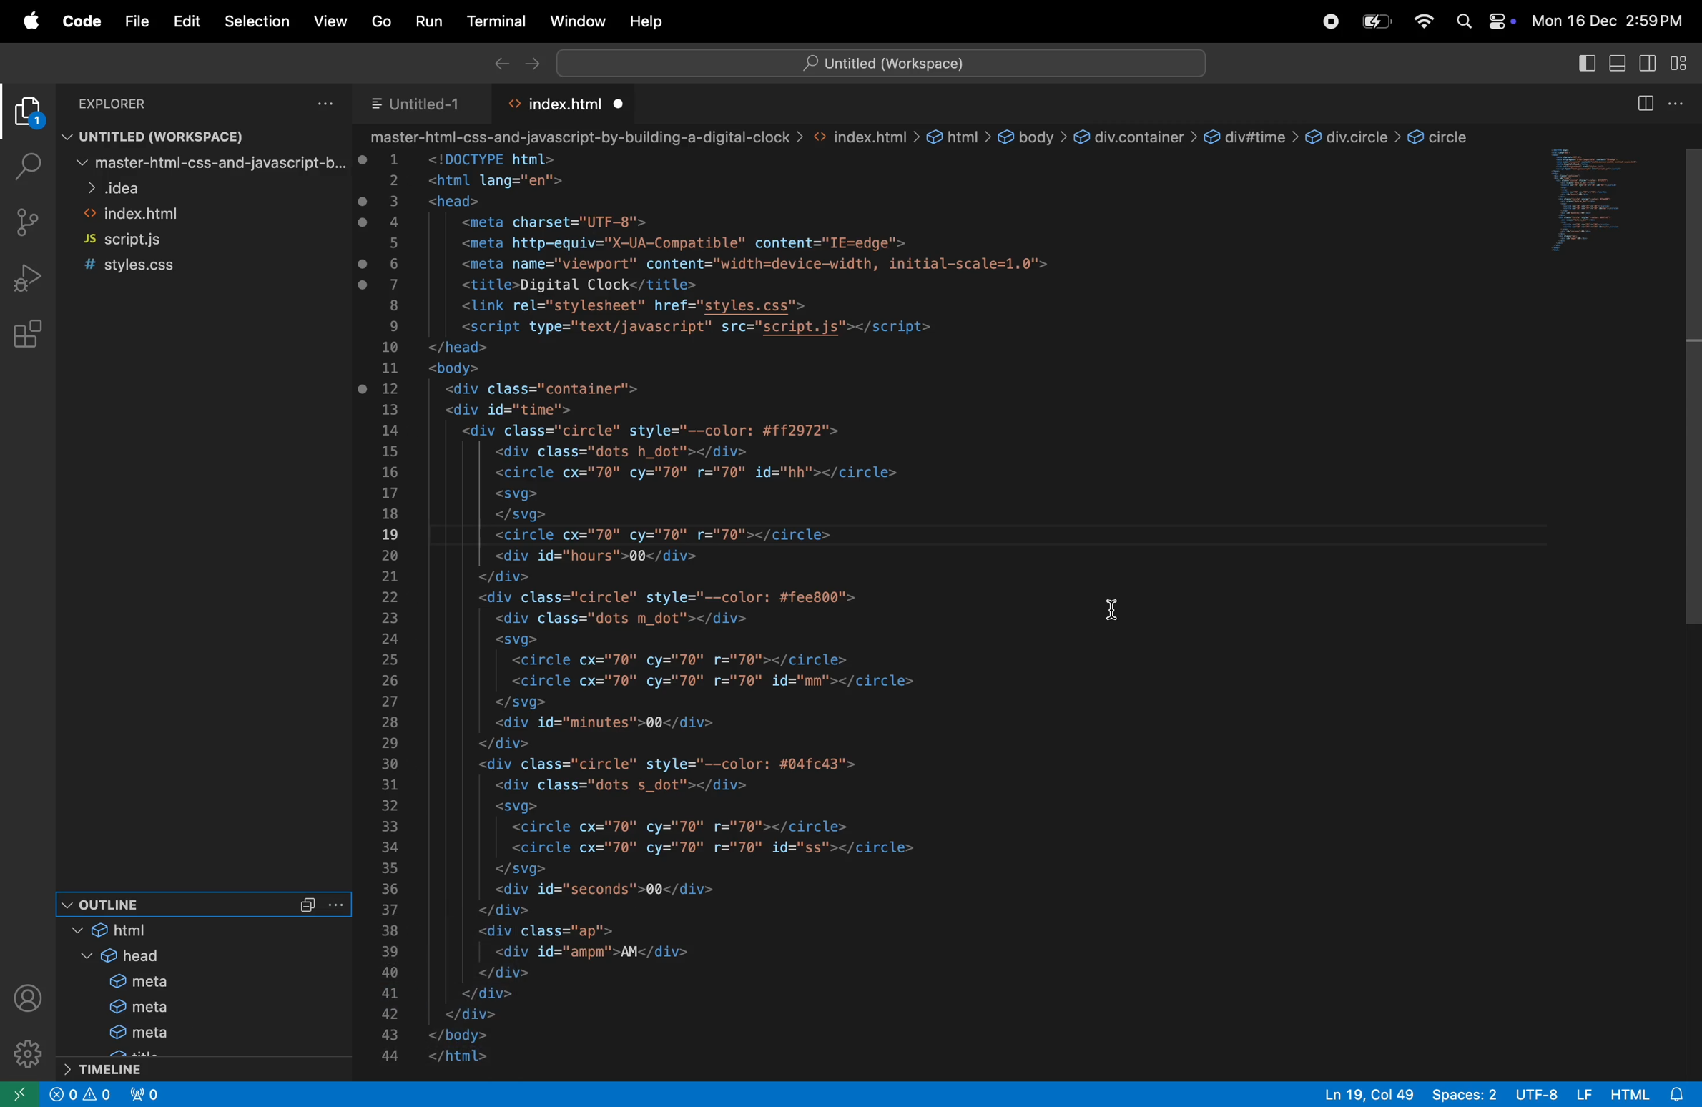 This screenshot has height=1107, width=1702. Describe the element at coordinates (21, 1056) in the screenshot. I see `settings` at that location.